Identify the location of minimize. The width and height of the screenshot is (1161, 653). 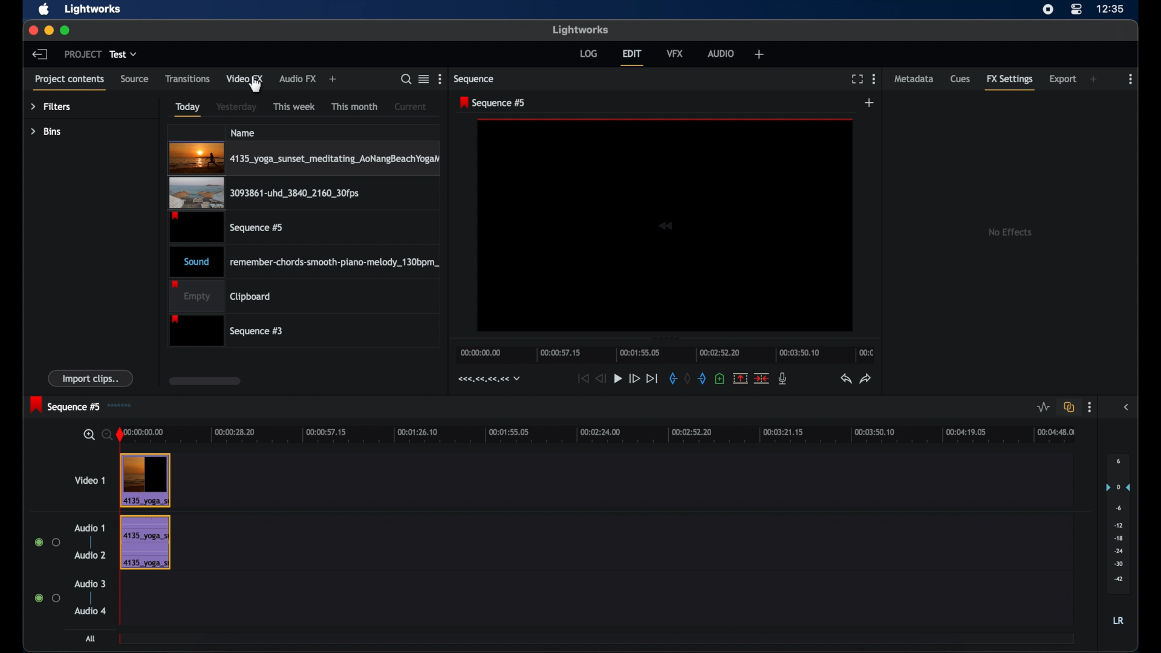
(48, 30).